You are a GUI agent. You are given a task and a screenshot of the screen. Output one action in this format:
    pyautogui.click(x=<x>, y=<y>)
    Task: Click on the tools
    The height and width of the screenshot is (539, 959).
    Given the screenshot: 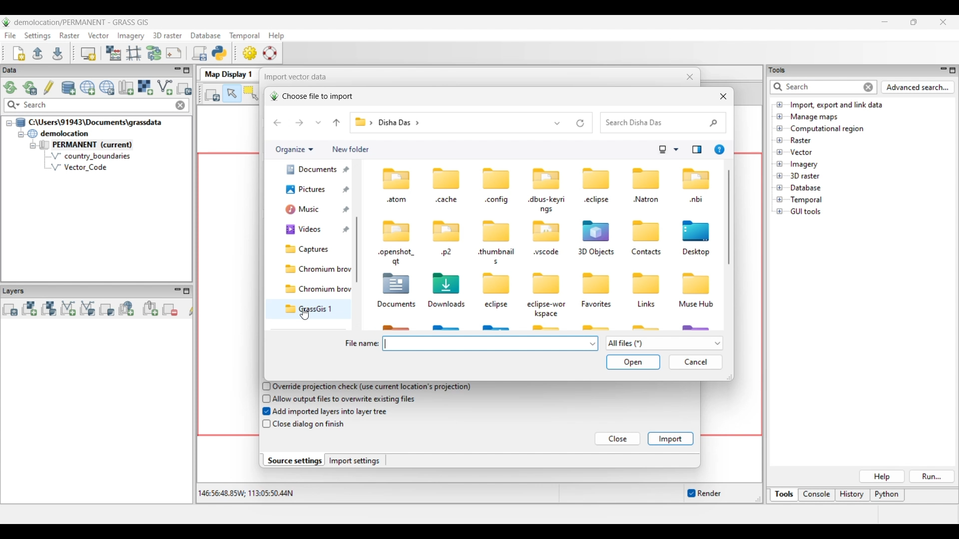 What is the action you would take?
    pyautogui.click(x=781, y=69)
    